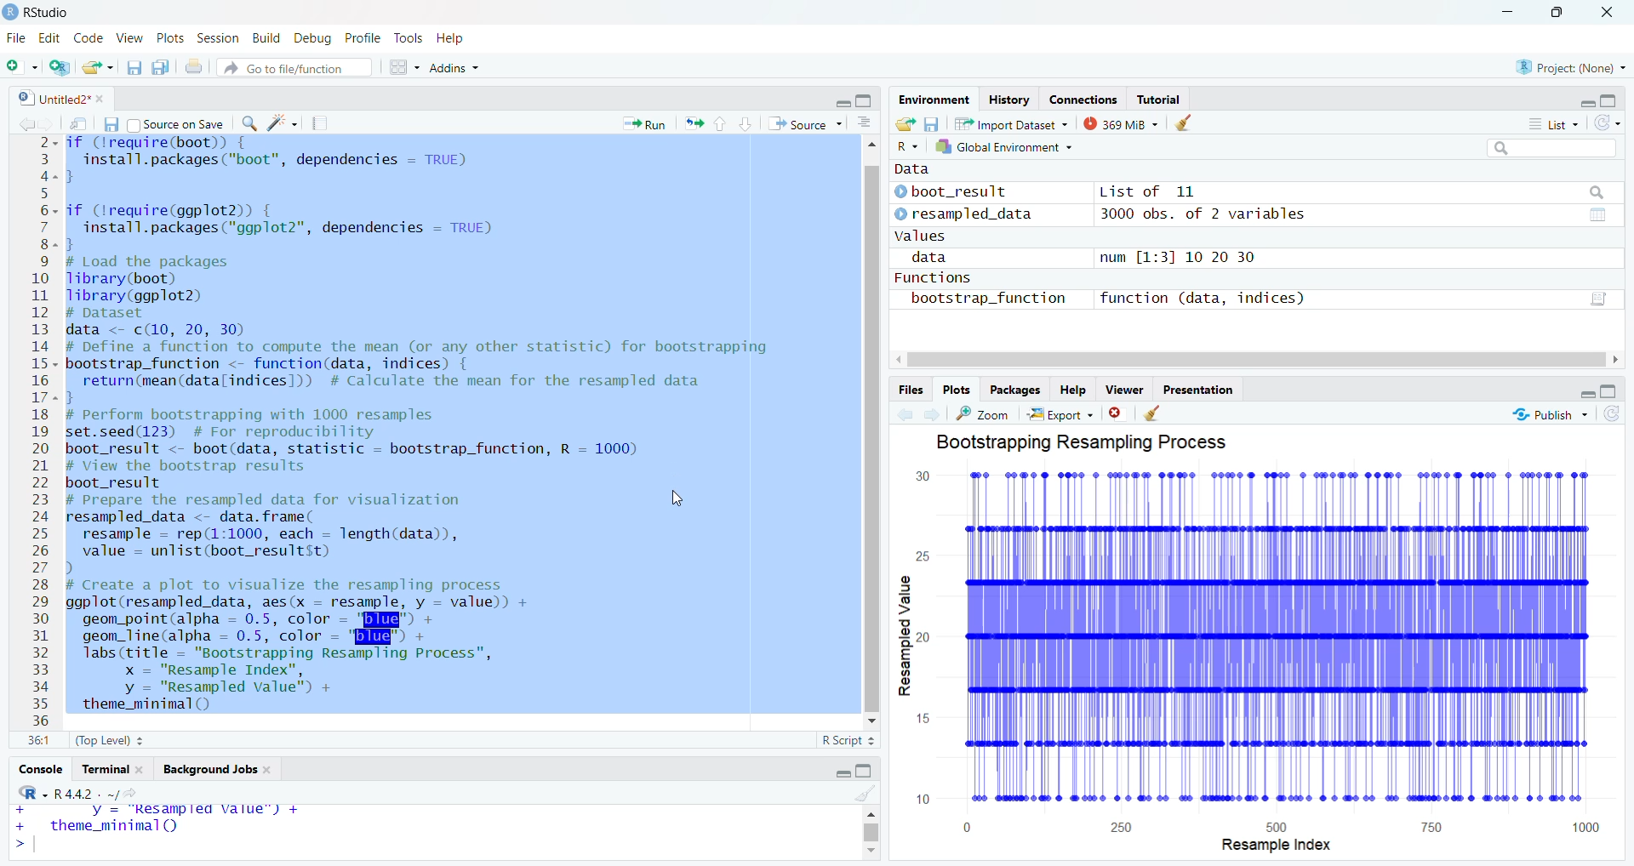  I want to click on Resample value, so click(902, 640).